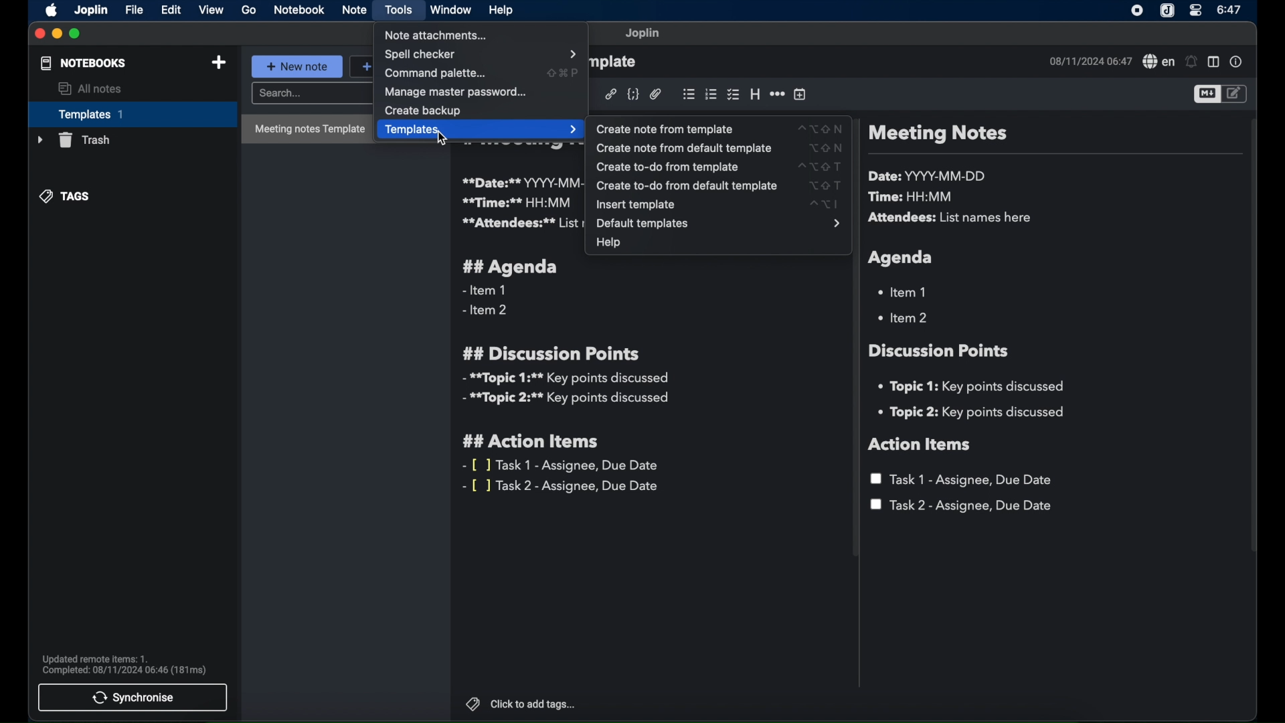 The height and width of the screenshot is (723, 1285). Describe the element at coordinates (643, 33) in the screenshot. I see `Joplin` at that location.